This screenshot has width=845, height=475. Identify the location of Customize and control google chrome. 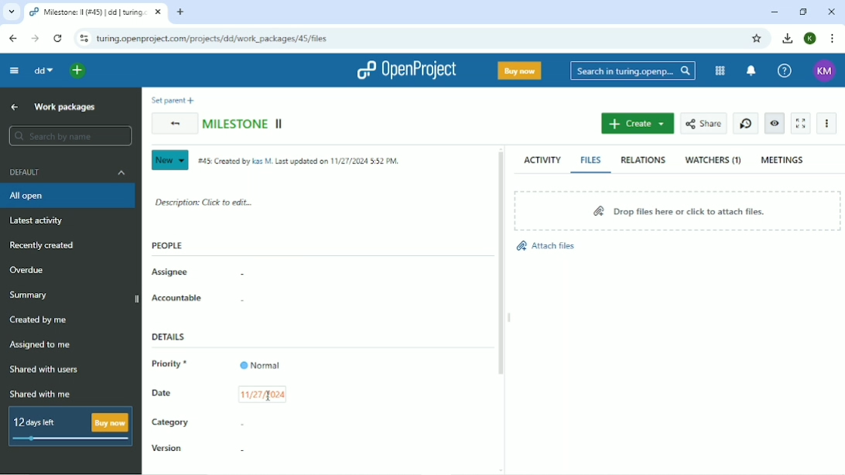
(833, 38).